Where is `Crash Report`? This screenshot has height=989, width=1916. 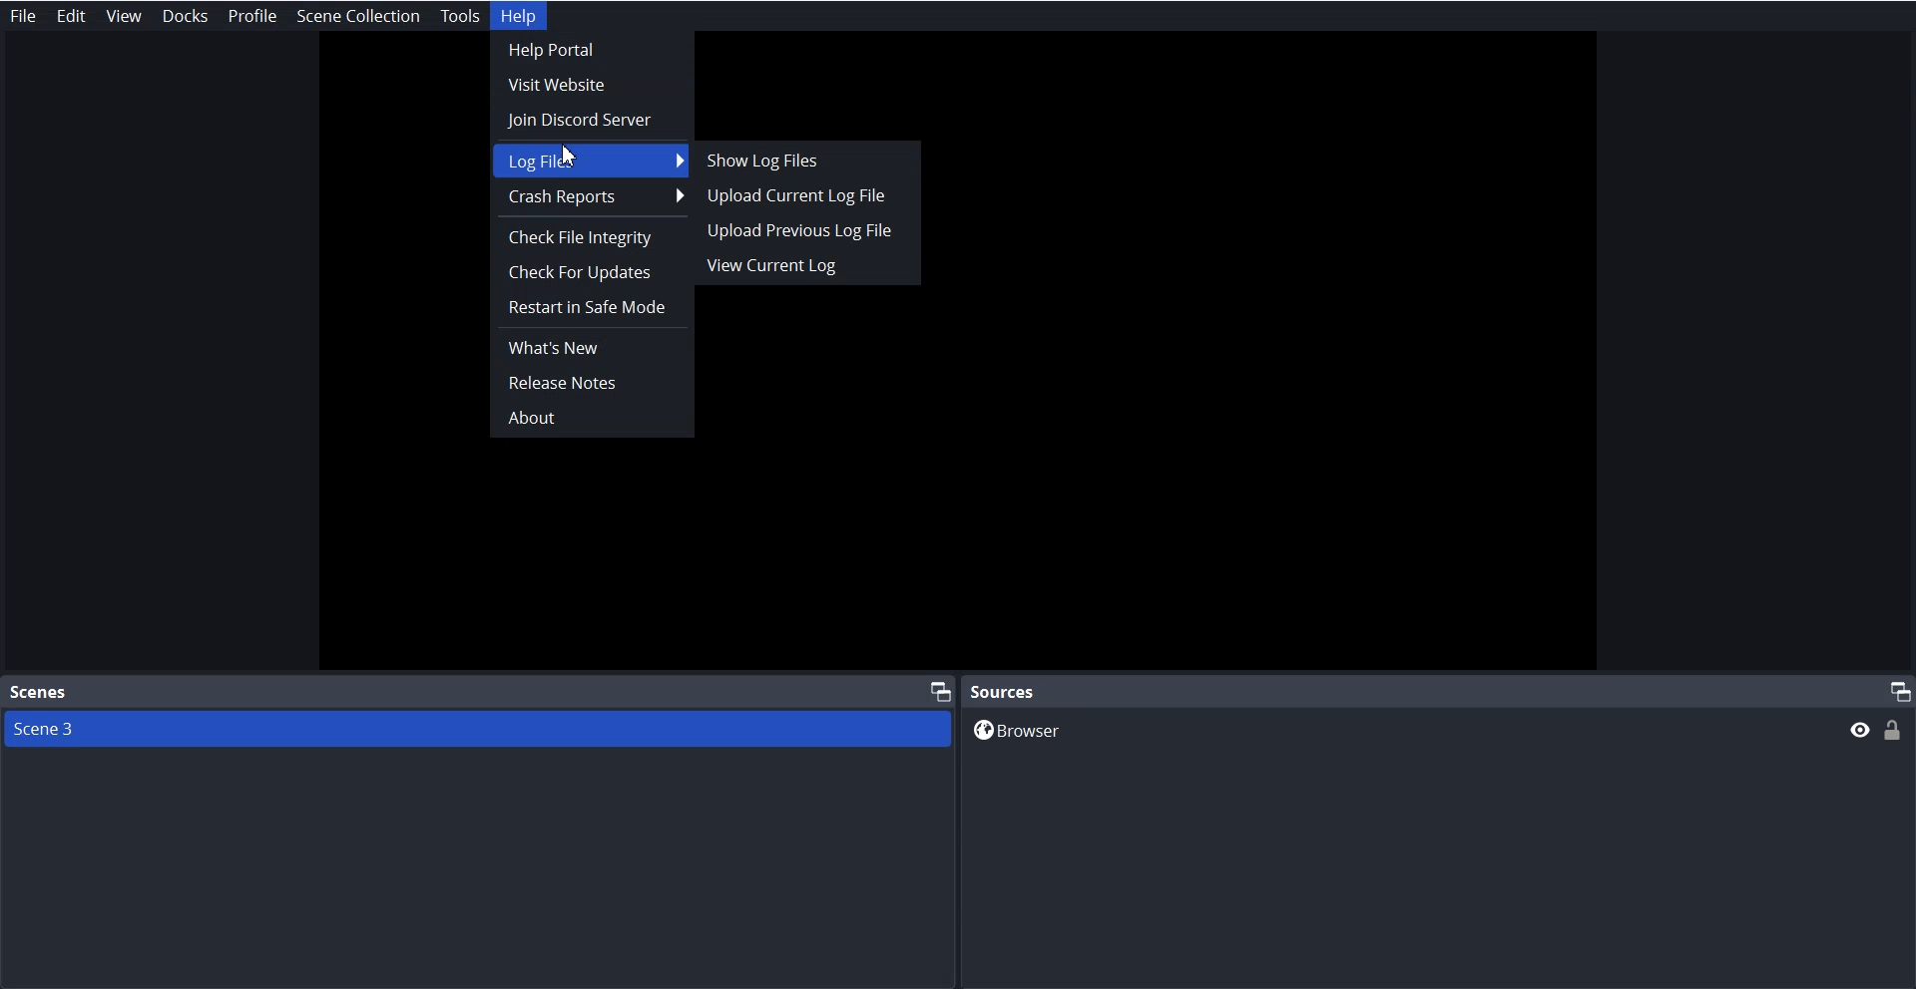
Crash Report is located at coordinates (592, 196).